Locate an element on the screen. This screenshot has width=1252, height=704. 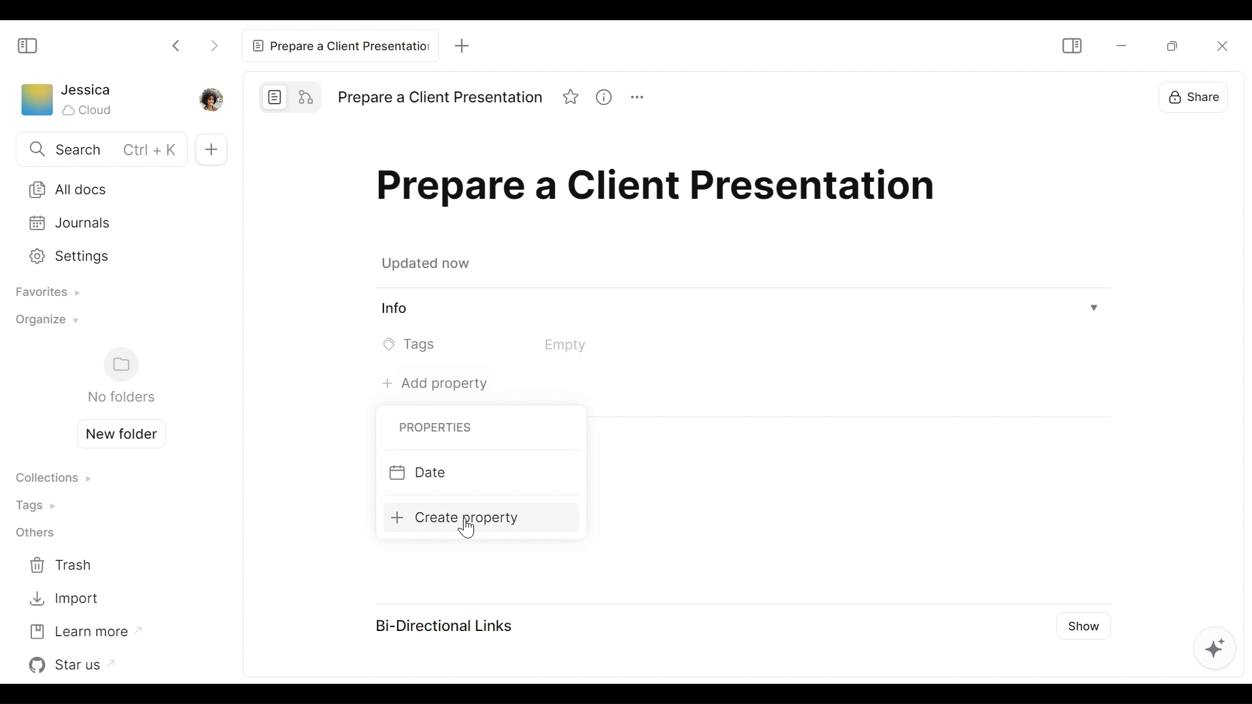
Share is located at coordinates (1200, 102).